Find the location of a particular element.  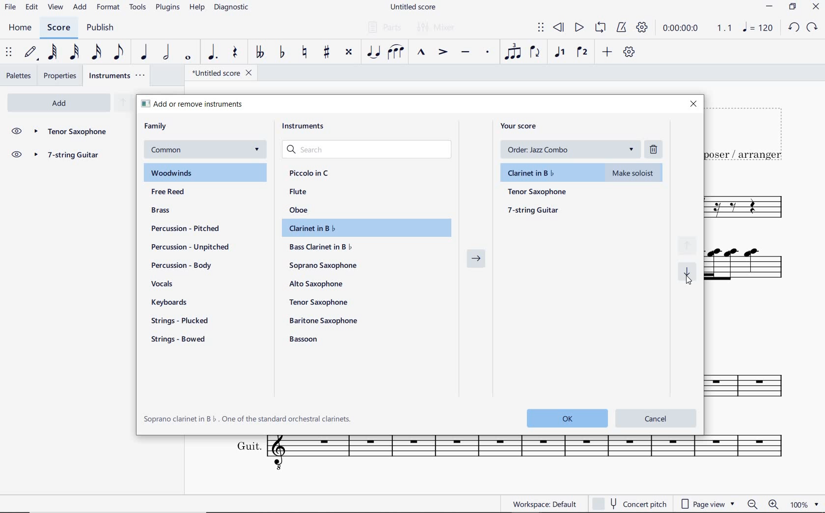

close is located at coordinates (693, 105).